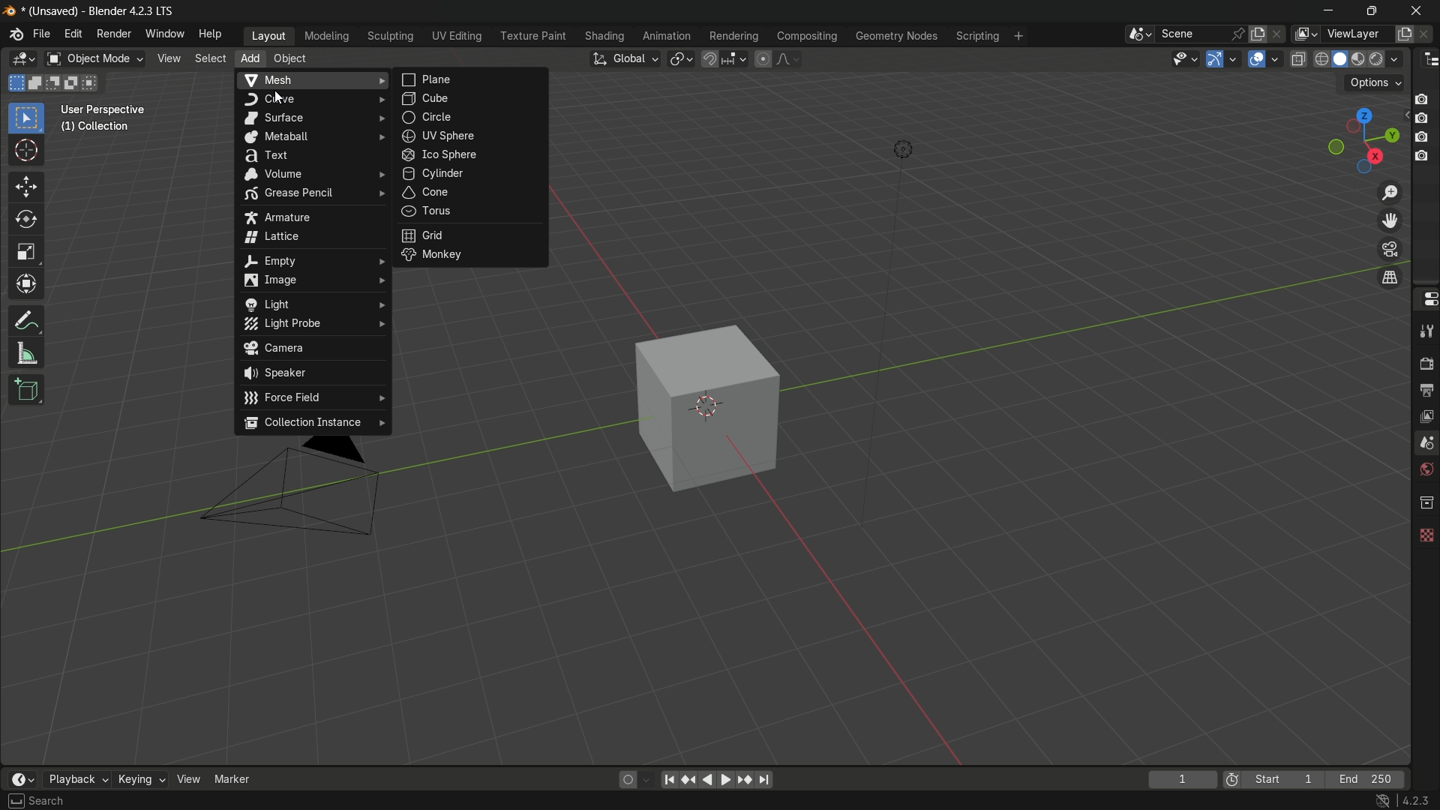 This screenshot has height=810, width=1440. I want to click on marker, so click(233, 778).